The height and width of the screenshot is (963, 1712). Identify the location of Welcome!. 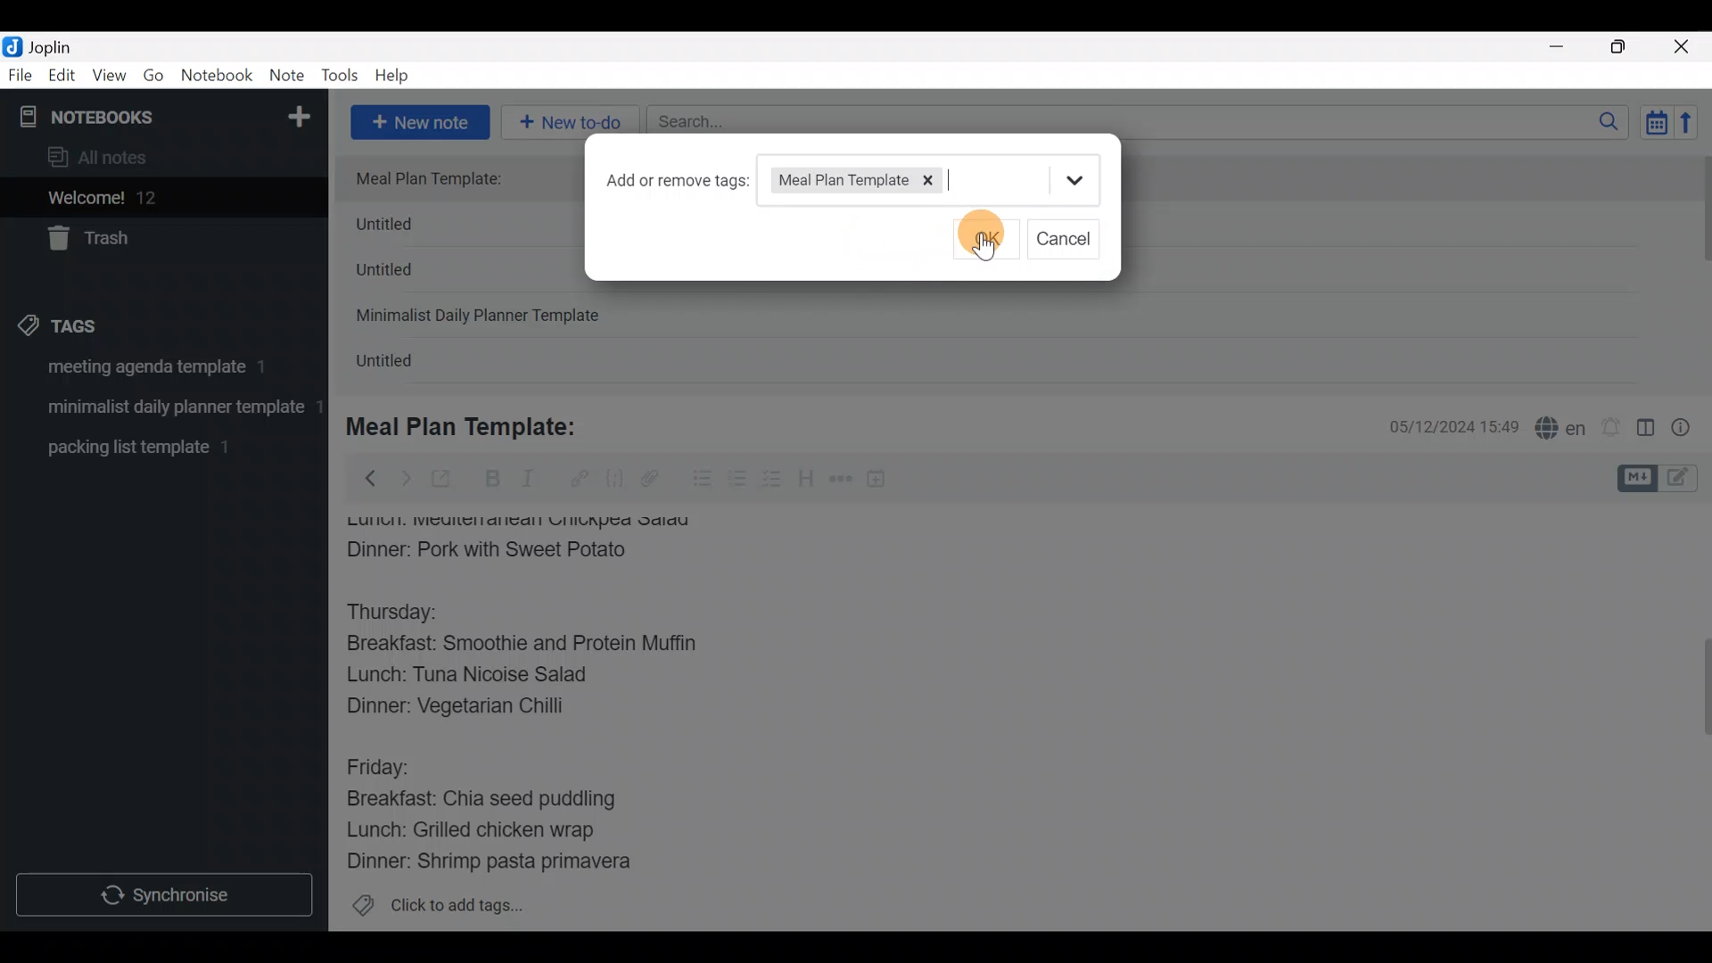
(161, 199).